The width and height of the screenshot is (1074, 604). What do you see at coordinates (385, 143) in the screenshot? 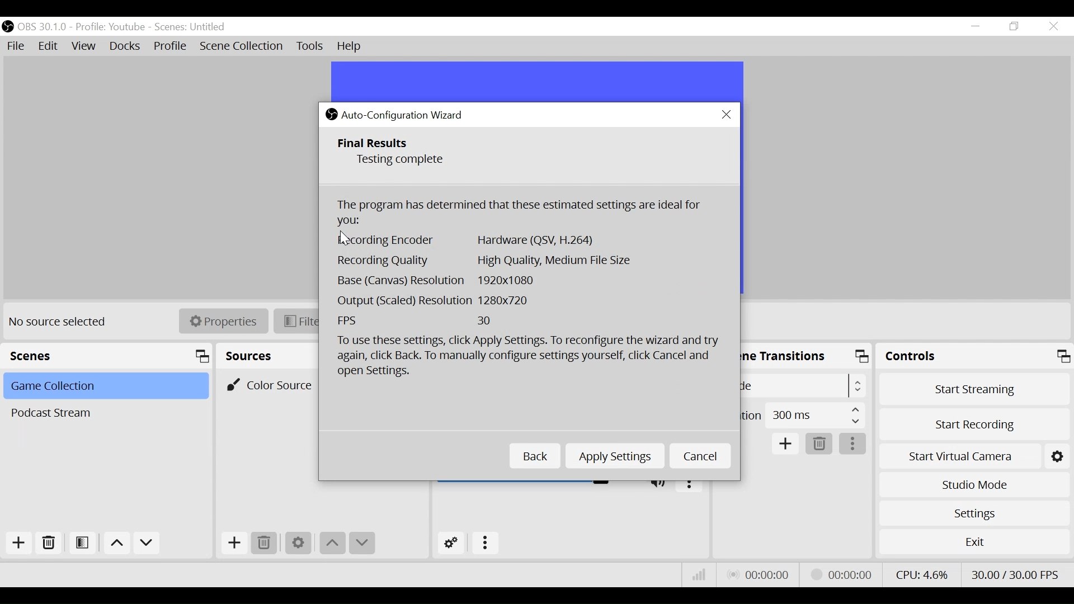
I see `Final Results` at bounding box center [385, 143].